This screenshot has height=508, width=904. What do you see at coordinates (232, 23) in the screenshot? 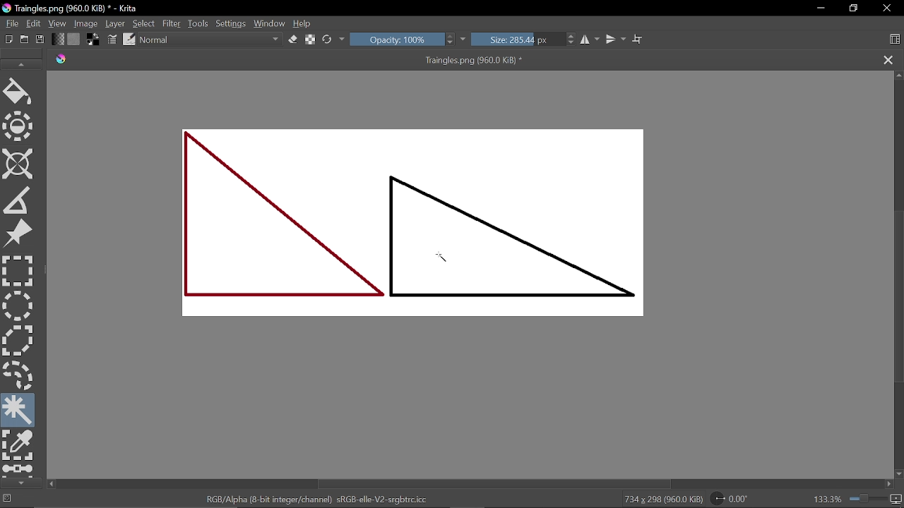
I see `Settings` at bounding box center [232, 23].